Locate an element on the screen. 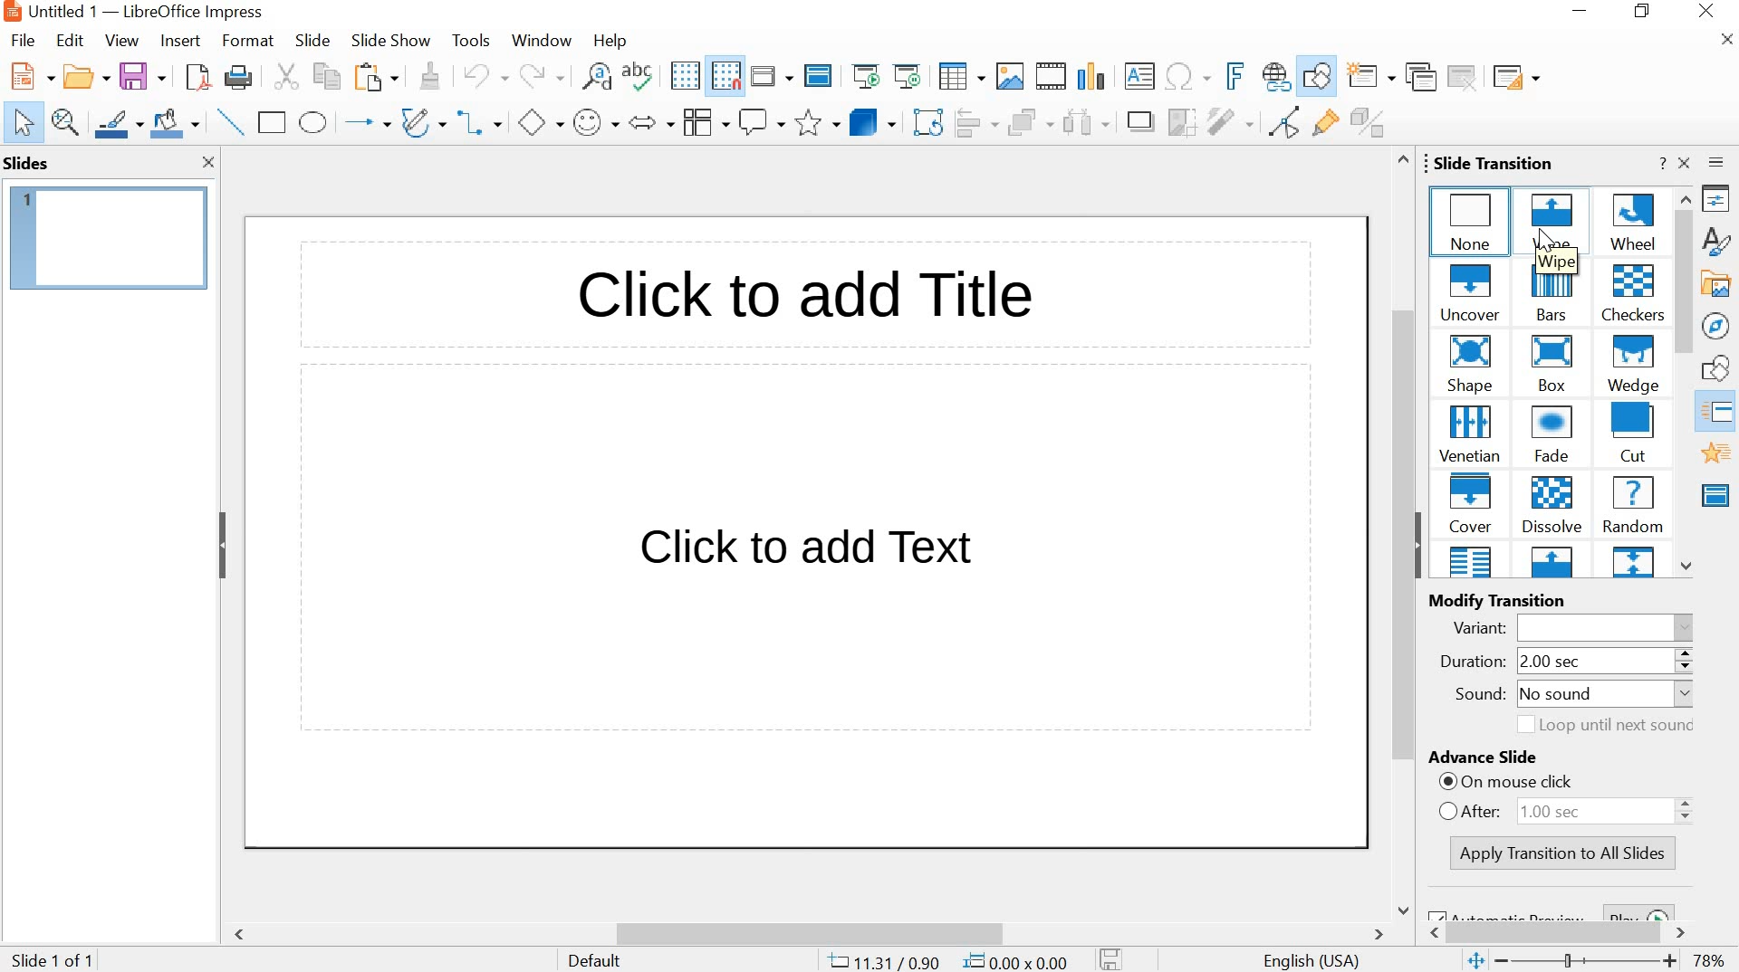 Image resolution: width=1739 pixels, height=972 pixels. SHAPE is located at coordinates (1473, 365).